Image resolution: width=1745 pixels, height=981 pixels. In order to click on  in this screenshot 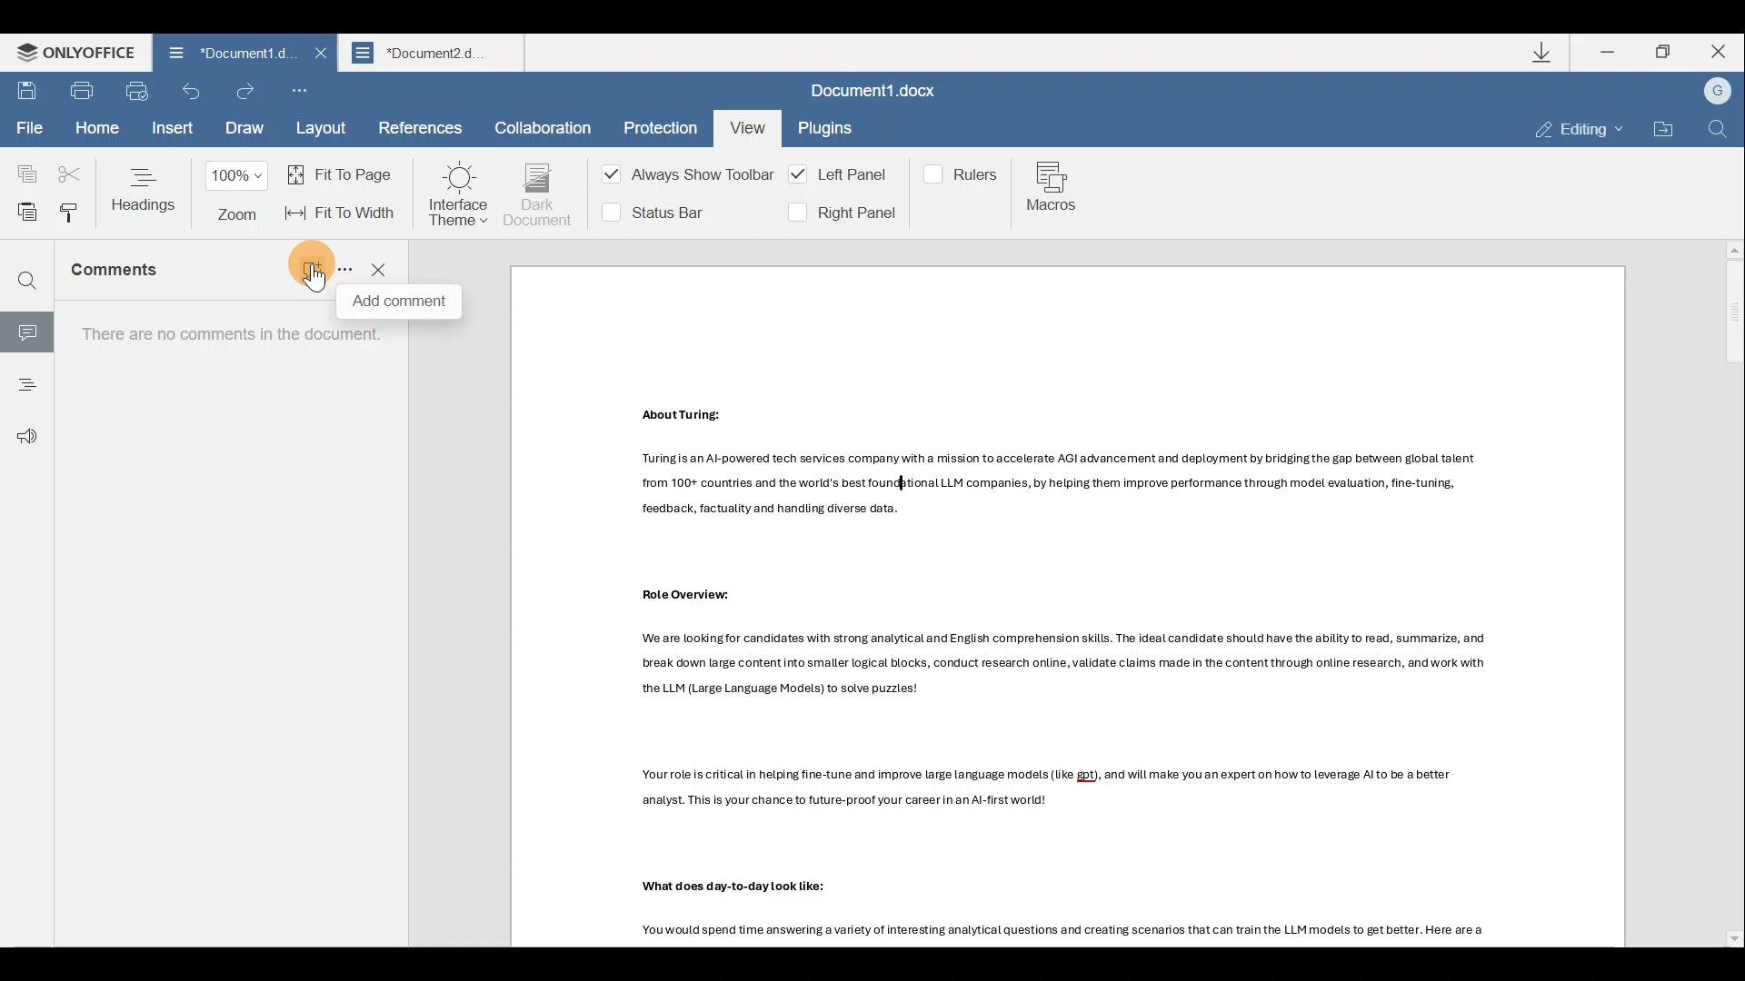, I will do `click(1059, 667)`.